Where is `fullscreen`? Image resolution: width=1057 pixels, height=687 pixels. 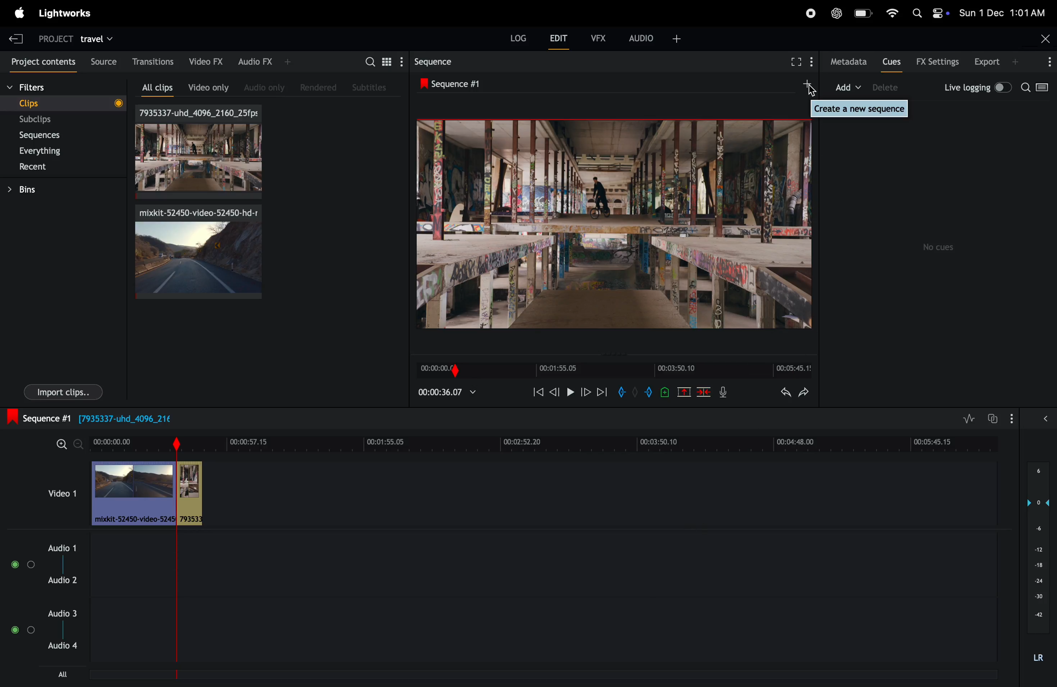
fullscreen is located at coordinates (798, 61).